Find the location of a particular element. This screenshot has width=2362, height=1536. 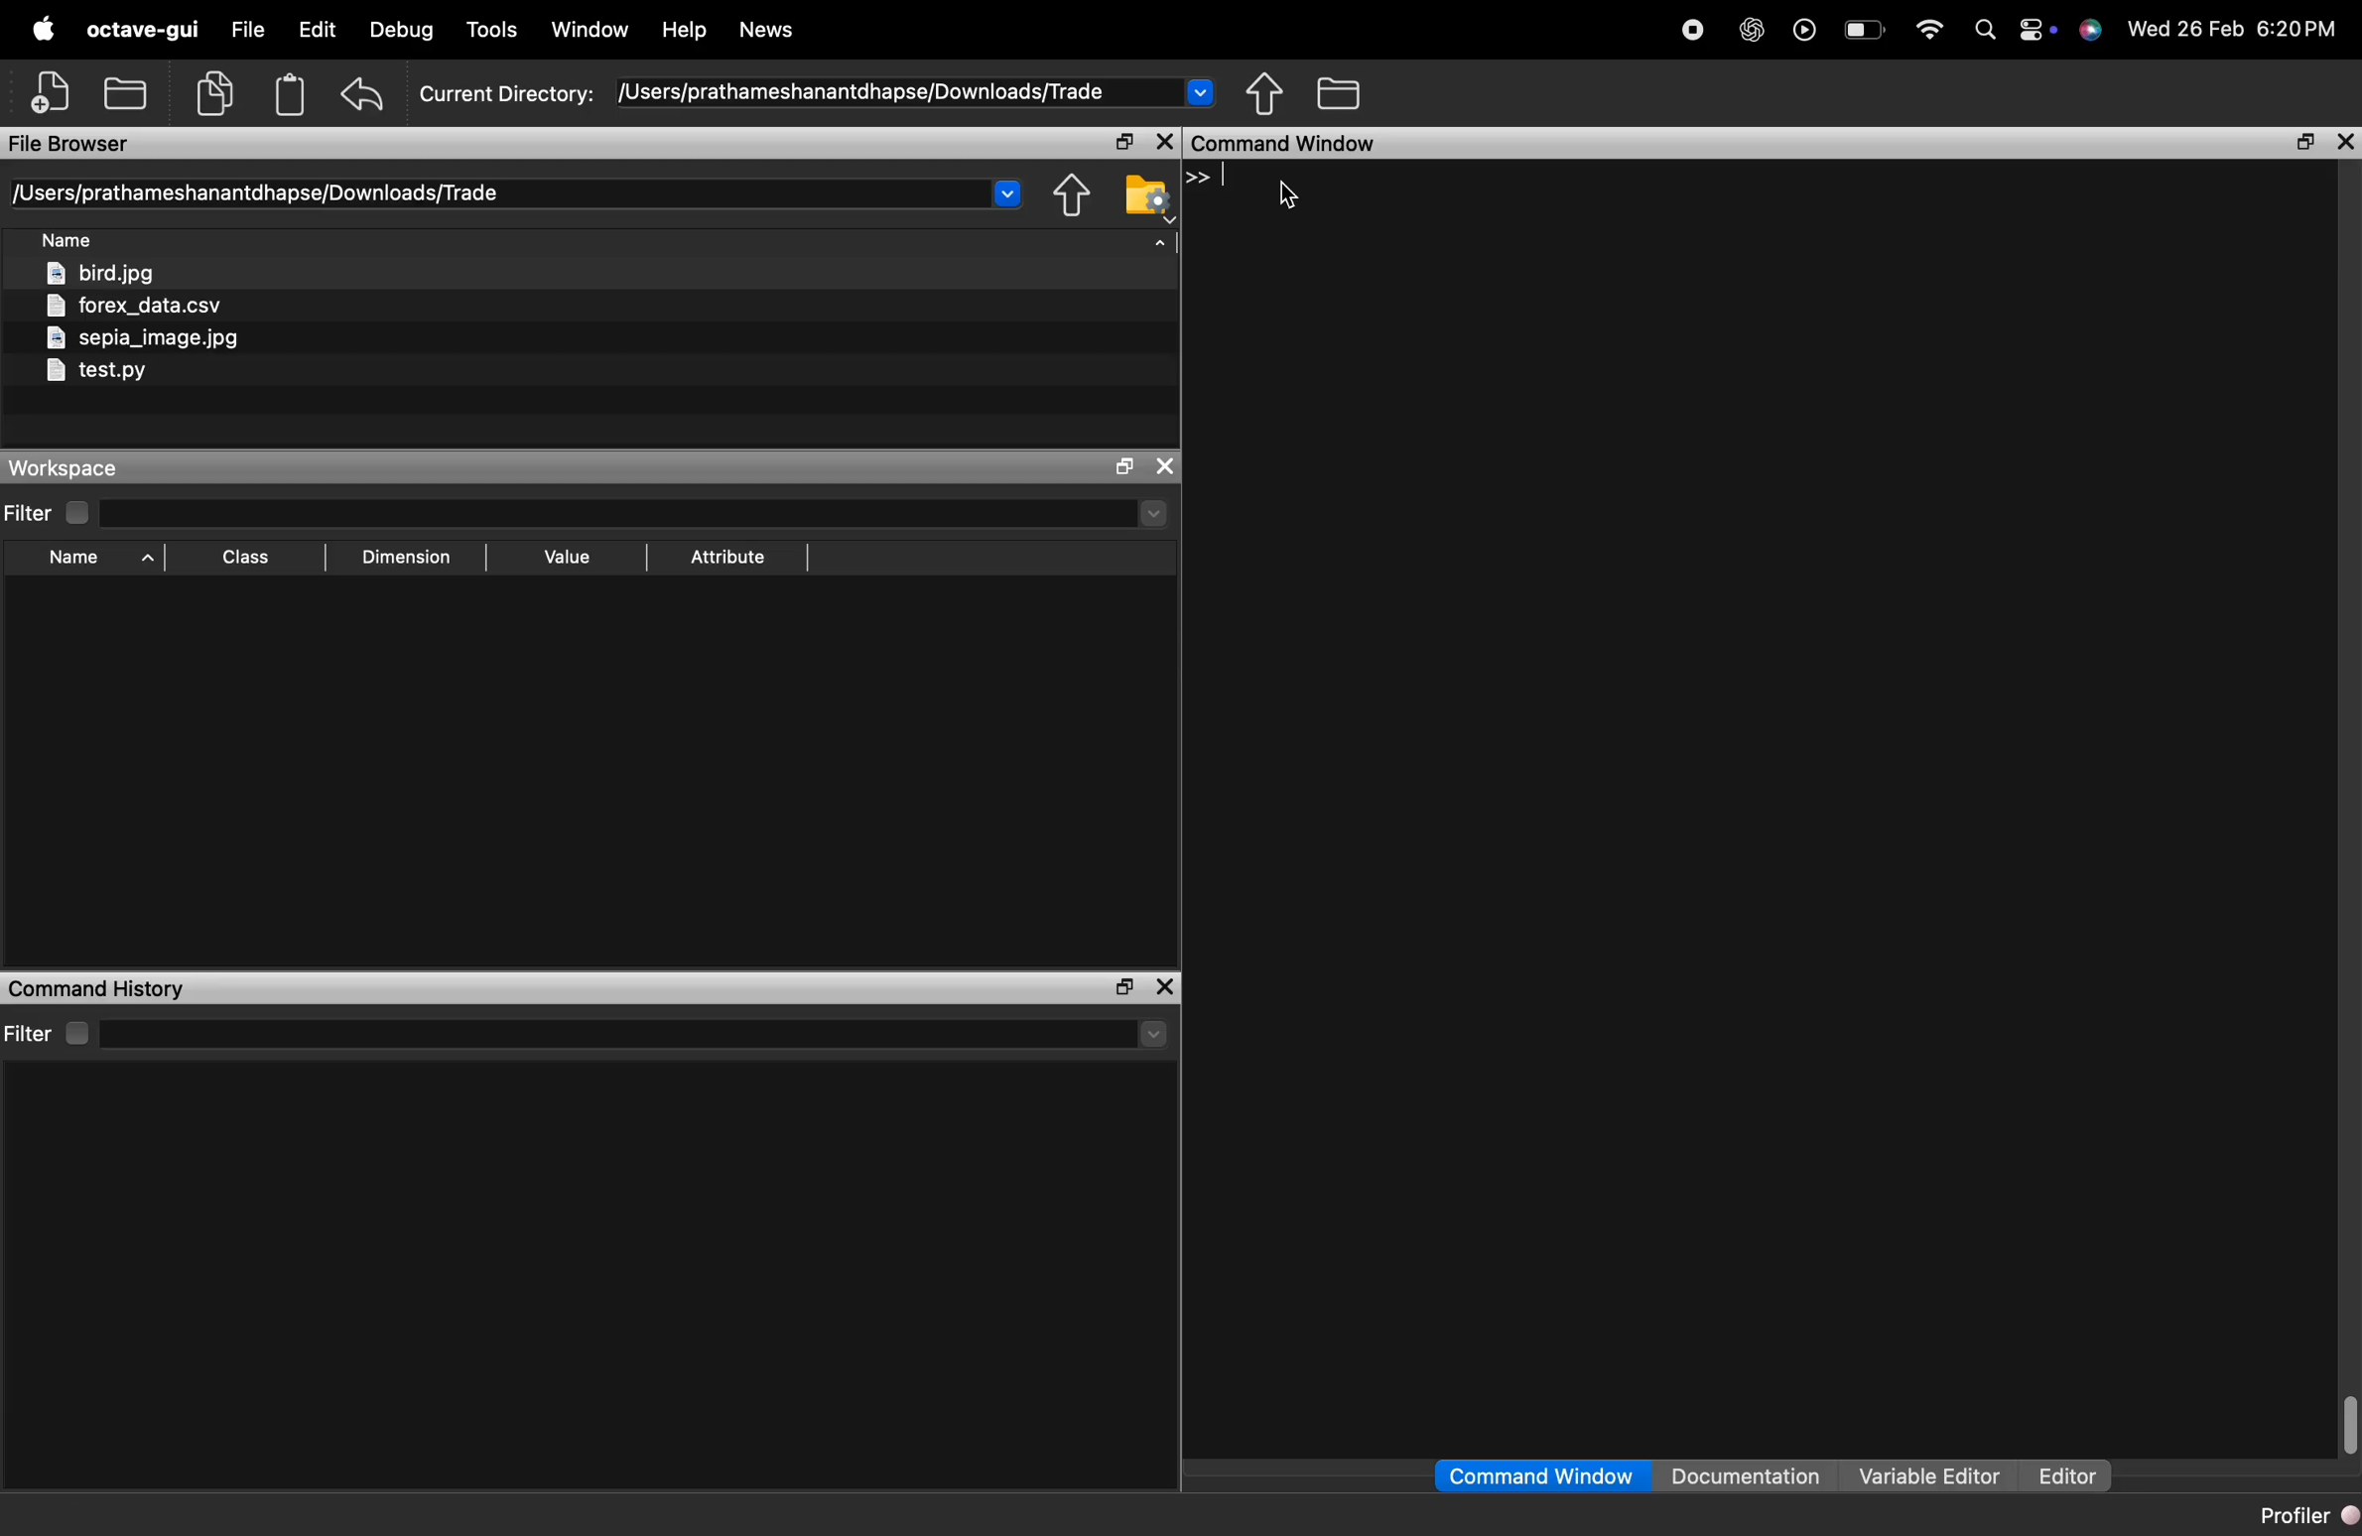

maximize is located at coordinates (1123, 468).